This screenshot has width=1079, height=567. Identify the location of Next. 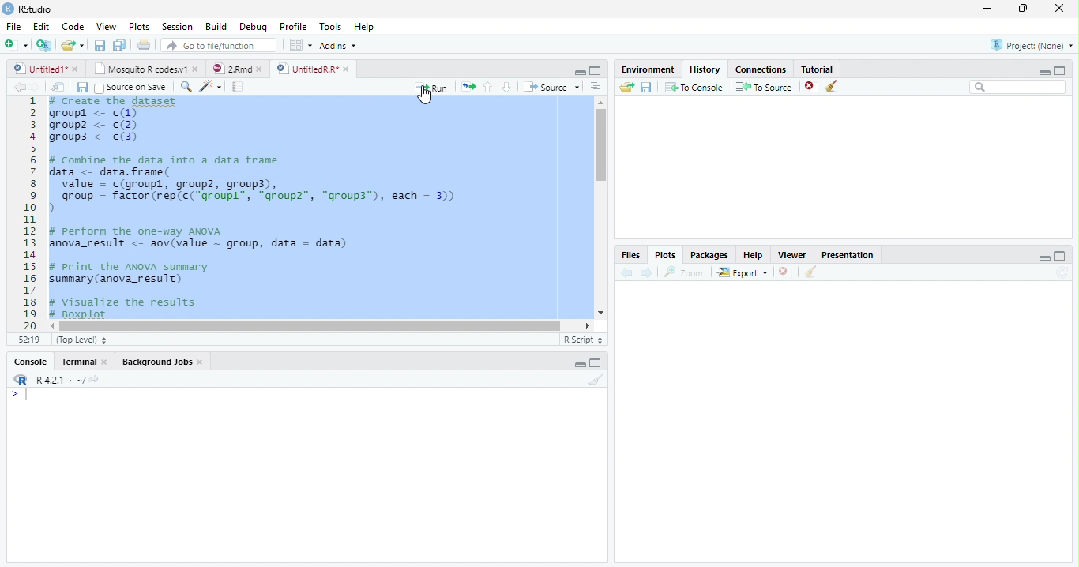
(647, 273).